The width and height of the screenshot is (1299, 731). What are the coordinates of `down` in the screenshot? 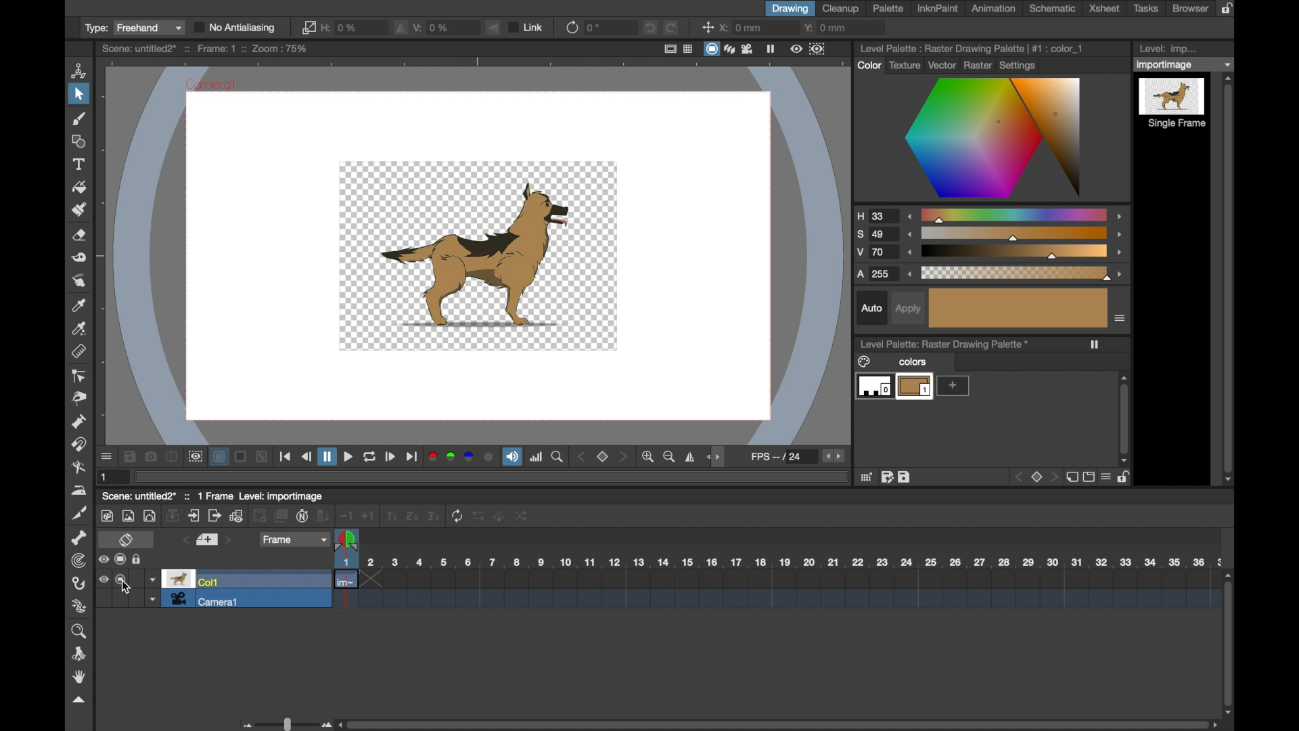 It's located at (173, 515).